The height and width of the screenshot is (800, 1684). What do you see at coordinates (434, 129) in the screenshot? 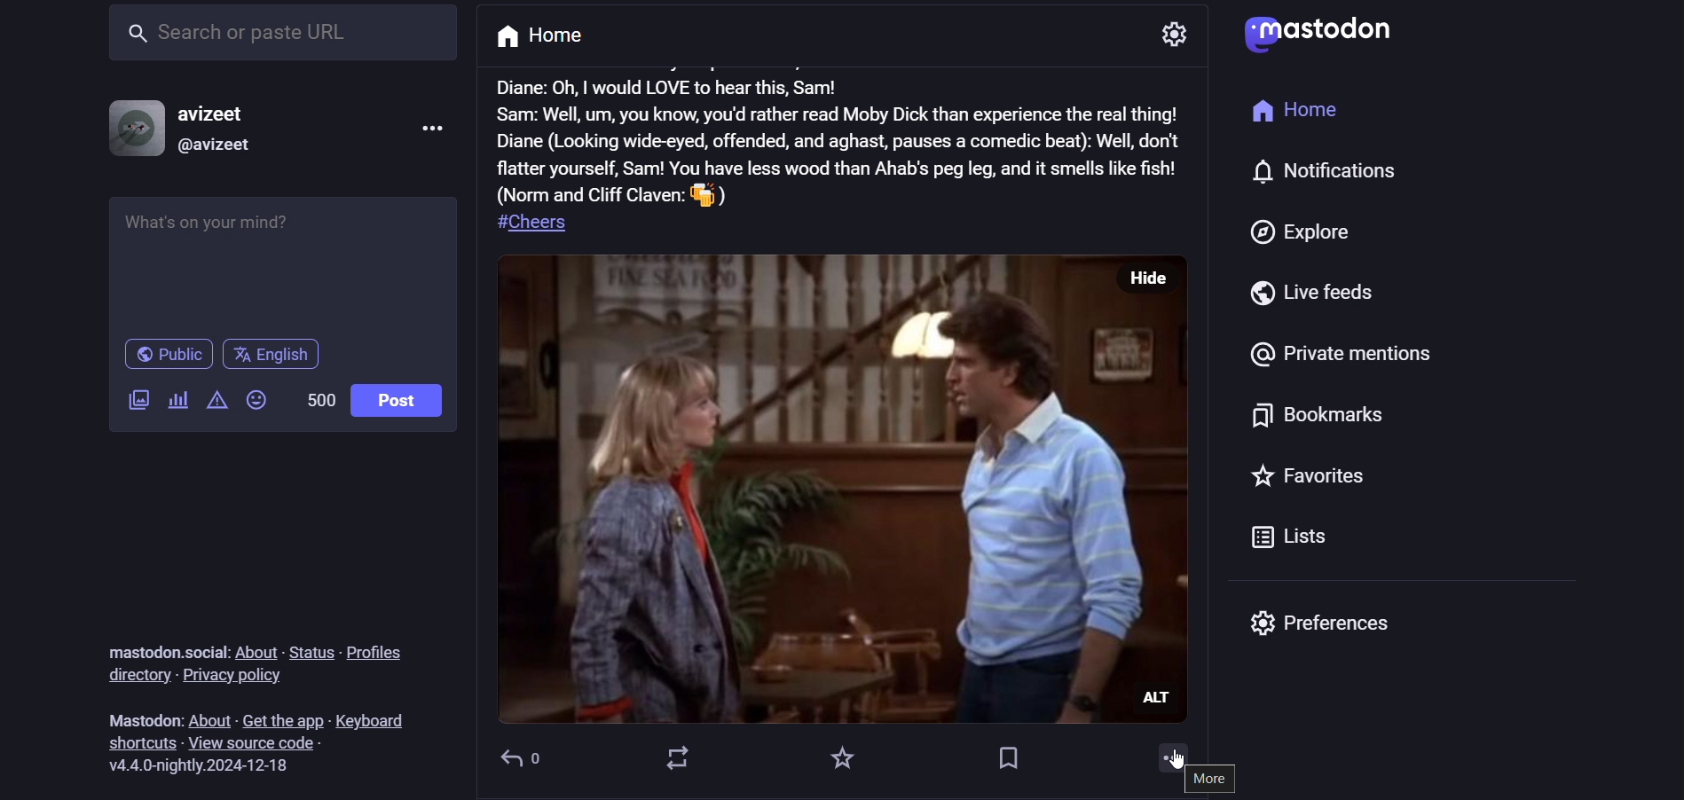
I see `menu` at bounding box center [434, 129].